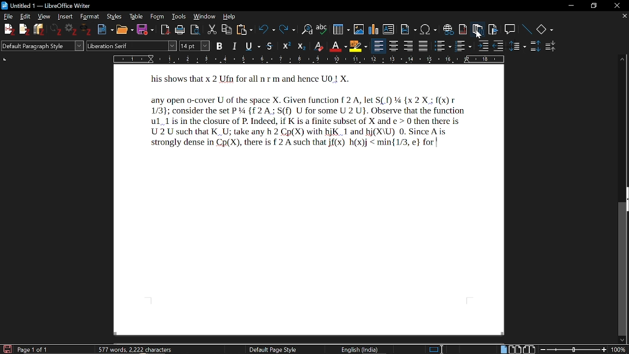  What do you see at coordinates (8, 17) in the screenshot?
I see `File` at bounding box center [8, 17].